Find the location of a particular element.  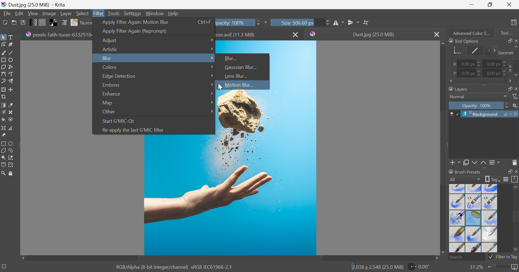

Filter is located at coordinates (99, 13).